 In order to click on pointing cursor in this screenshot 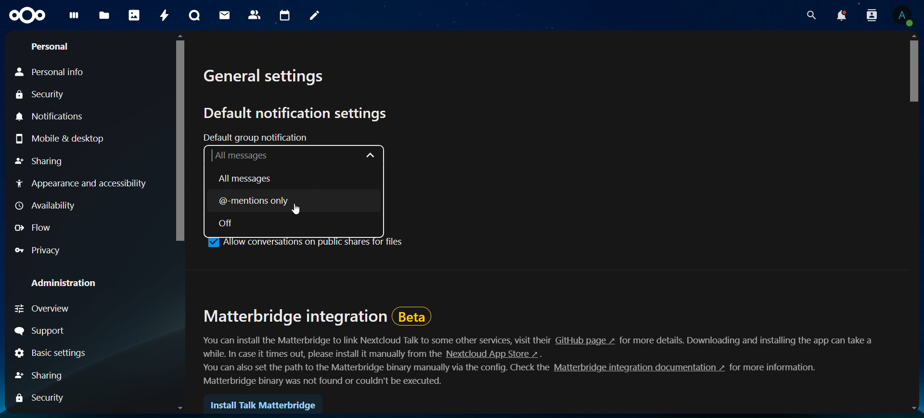, I will do `click(298, 209)`.